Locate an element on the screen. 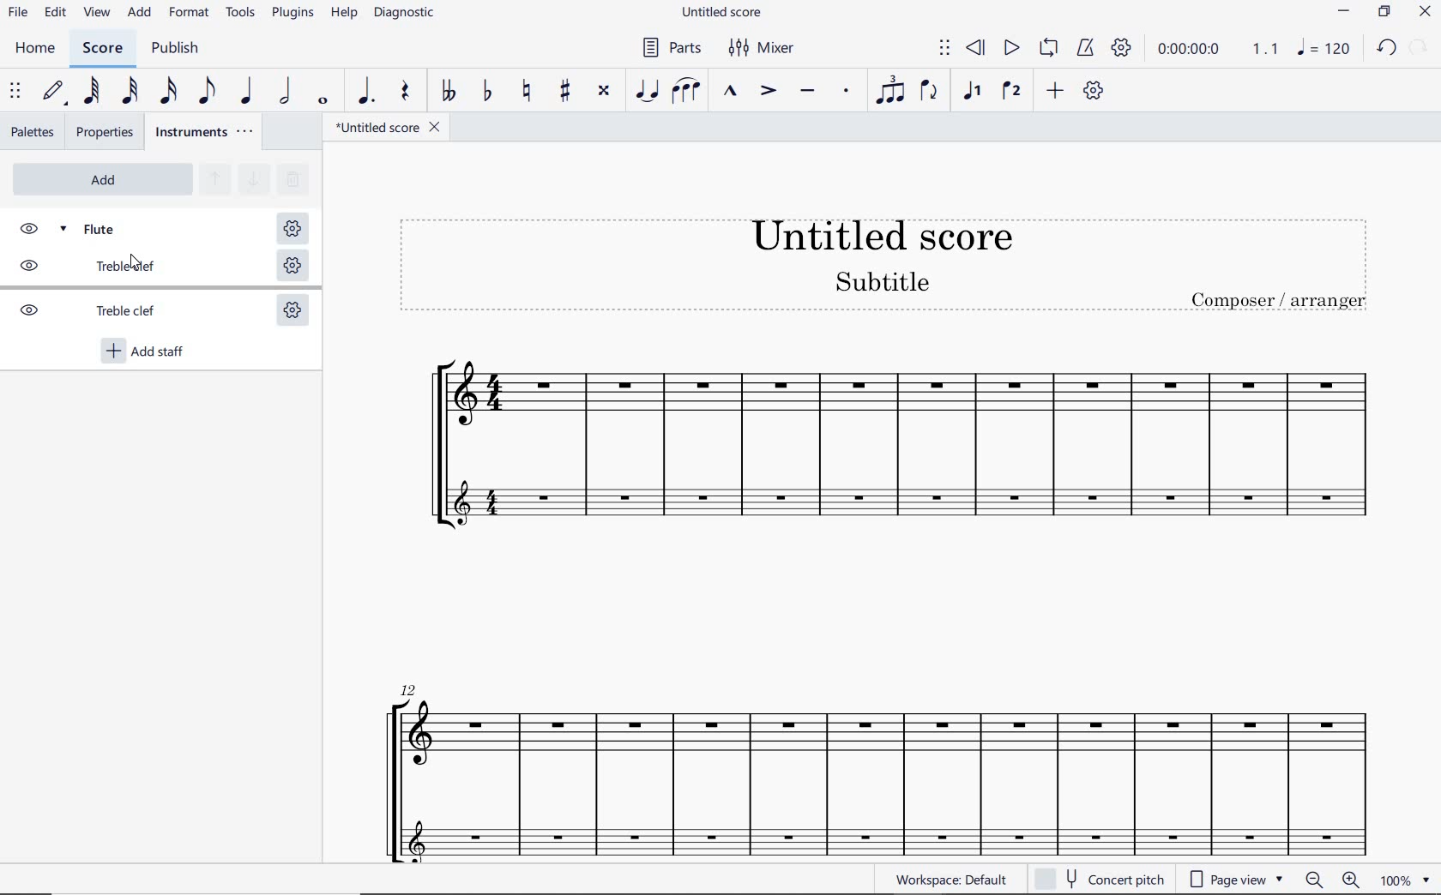 This screenshot has width=1441, height=895. AUGMENTATION DOT is located at coordinates (364, 93).